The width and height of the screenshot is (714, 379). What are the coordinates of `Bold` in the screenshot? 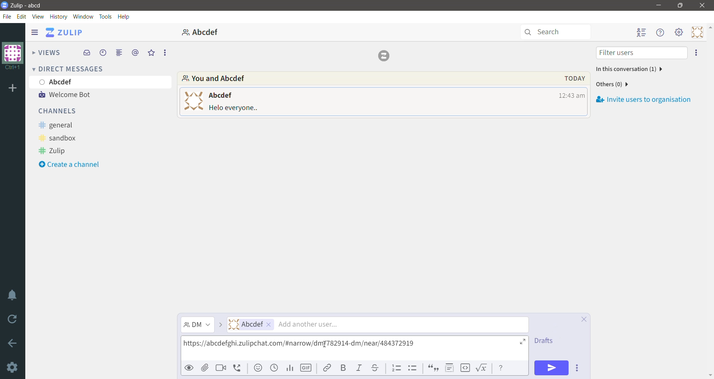 It's located at (344, 367).